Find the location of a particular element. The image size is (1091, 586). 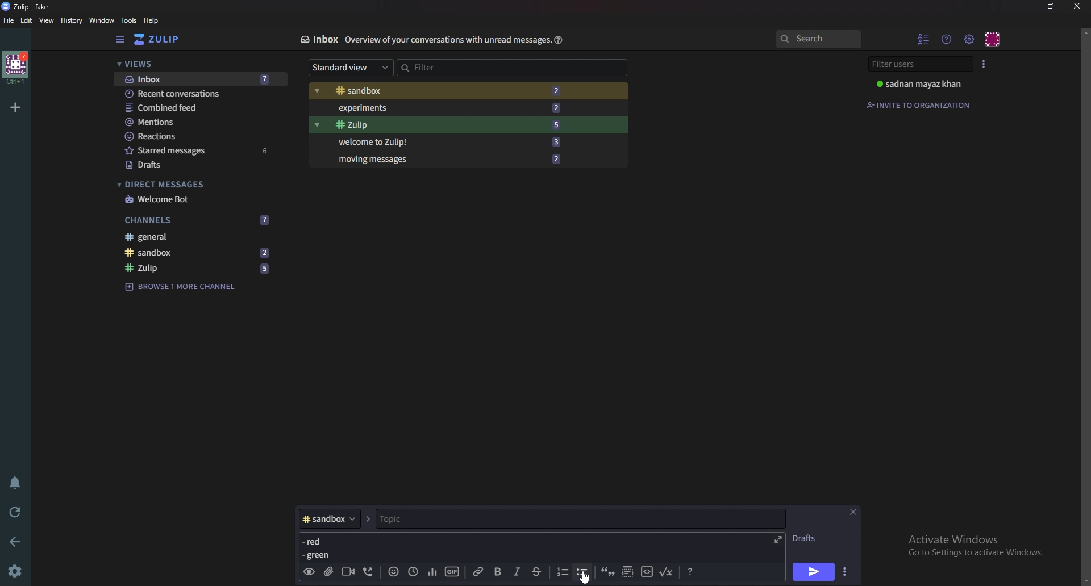

Sandbox is located at coordinates (443, 91).